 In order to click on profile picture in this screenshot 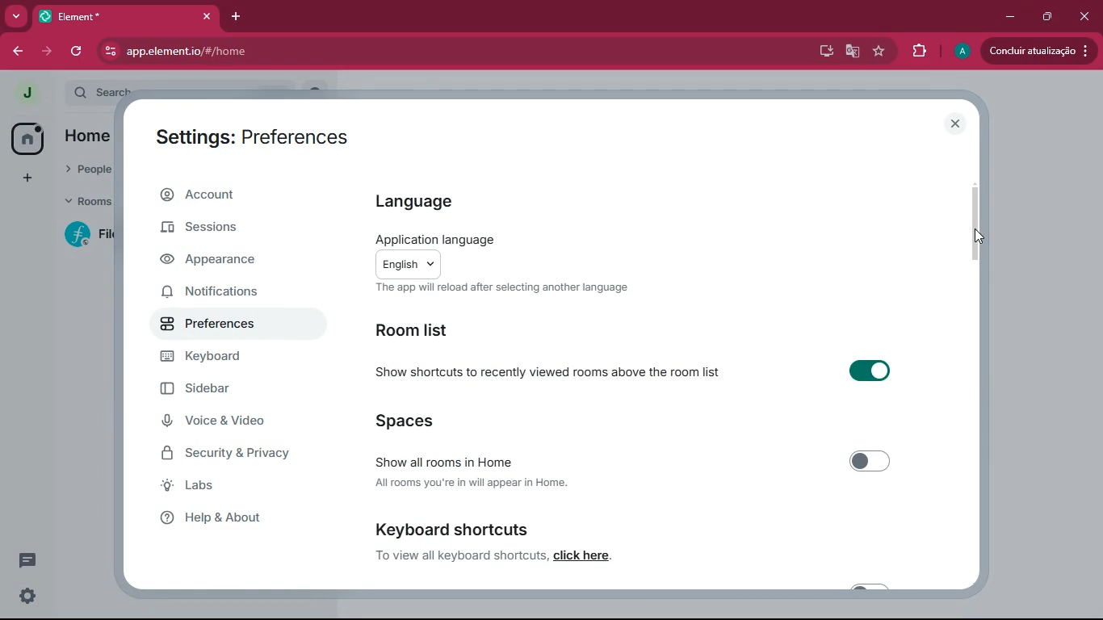, I will do `click(961, 52)`.